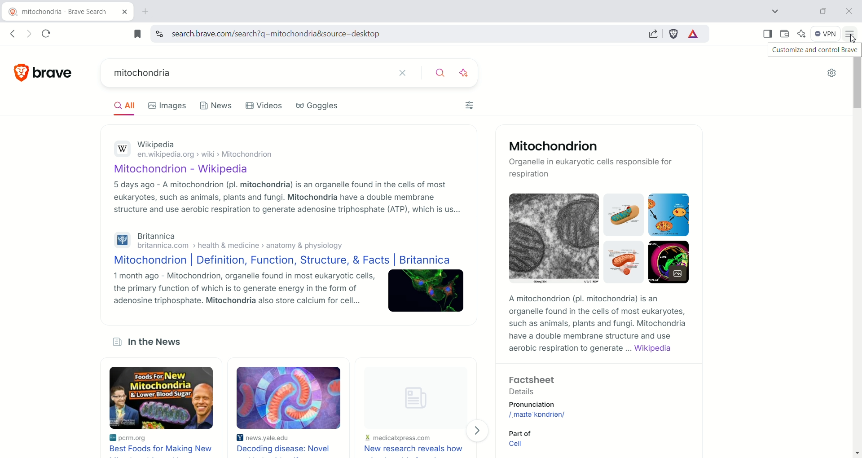  I want to click on reload, so click(45, 34).